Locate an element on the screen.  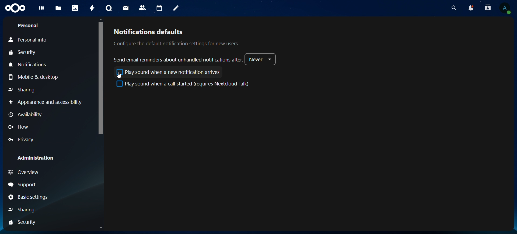
talk is located at coordinates (108, 9).